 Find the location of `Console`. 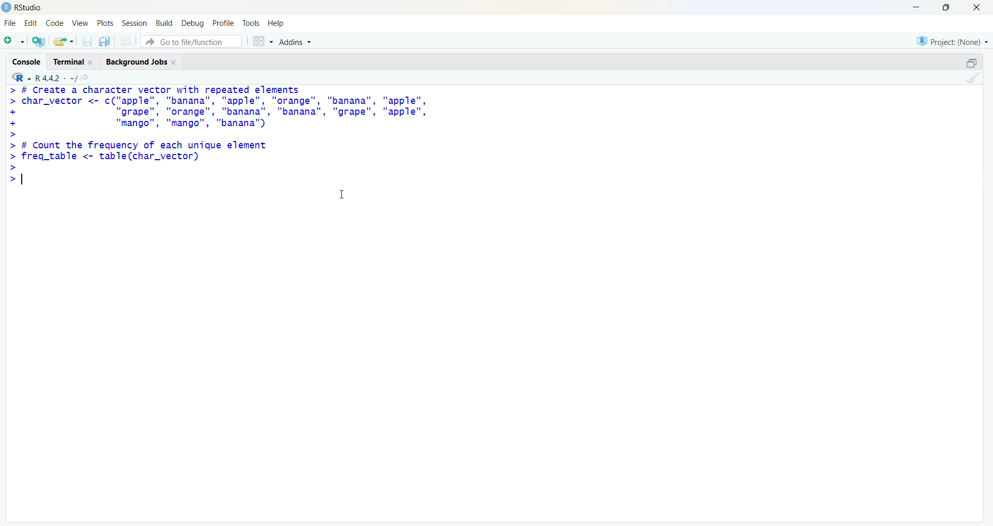

Console is located at coordinates (28, 60).